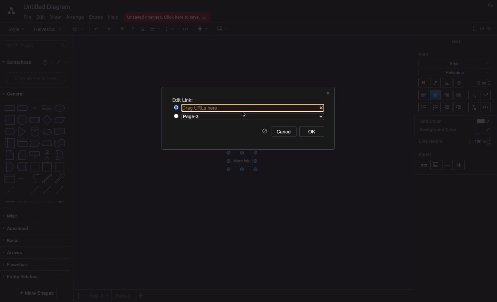  I want to click on Add, so click(142, 295).